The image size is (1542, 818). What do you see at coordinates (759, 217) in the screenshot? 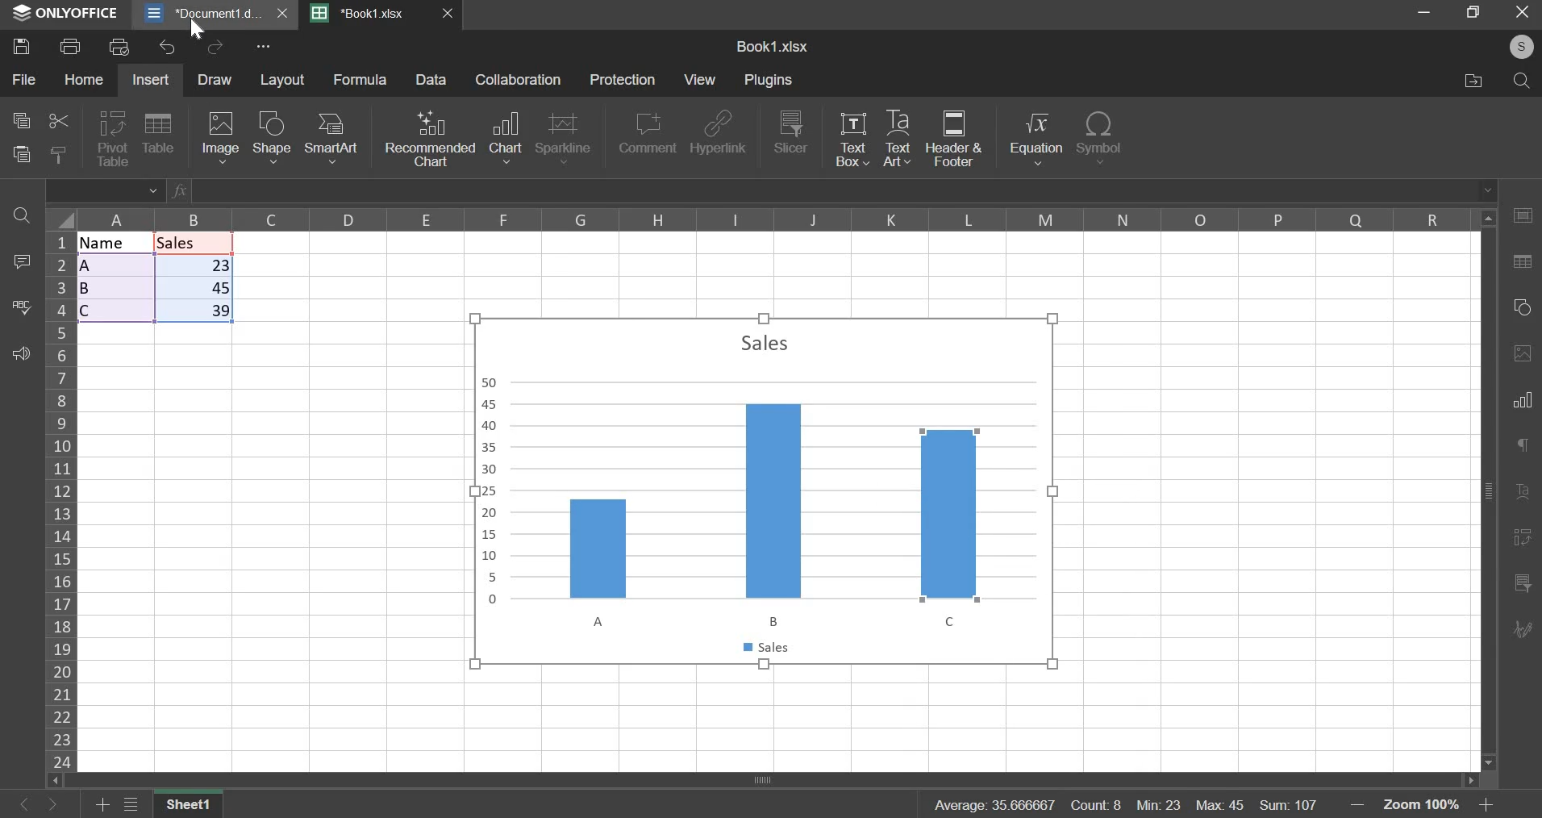
I see `columns` at bounding box center [759, 217].